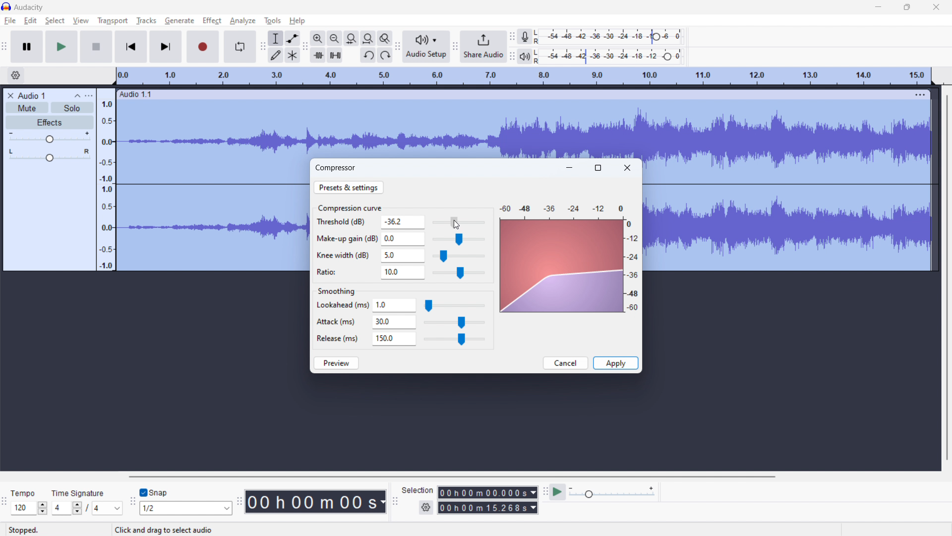 The width and height of the screenshot is (952, 536). I want to click on Release (ms), so click(337, 338).